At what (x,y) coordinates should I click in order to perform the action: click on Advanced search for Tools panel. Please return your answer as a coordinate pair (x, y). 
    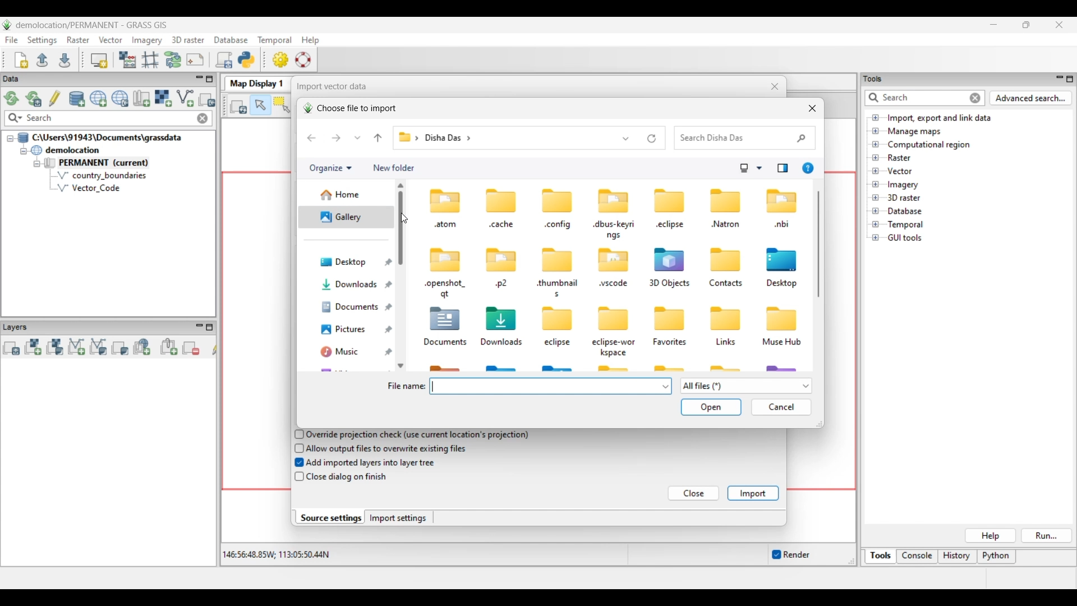
    Looking at the image, I should click on (1031, 98).